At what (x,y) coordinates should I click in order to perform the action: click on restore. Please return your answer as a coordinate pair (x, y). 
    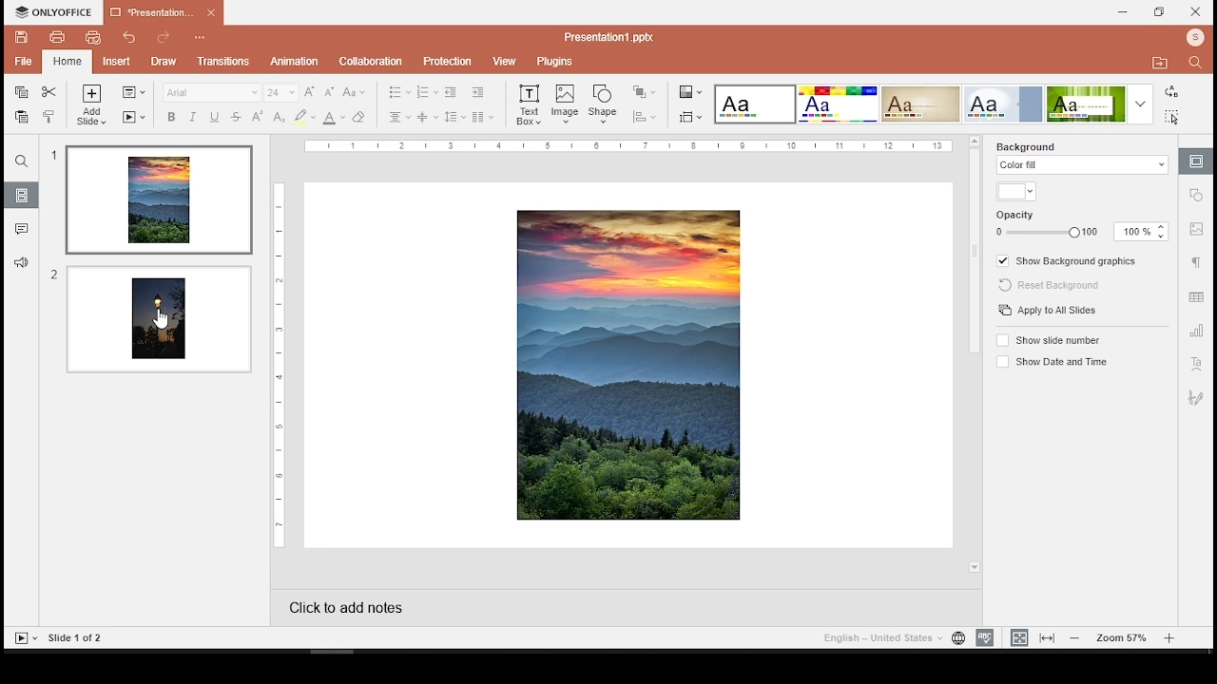
    Looking at the image, I should click on (1160, 12).